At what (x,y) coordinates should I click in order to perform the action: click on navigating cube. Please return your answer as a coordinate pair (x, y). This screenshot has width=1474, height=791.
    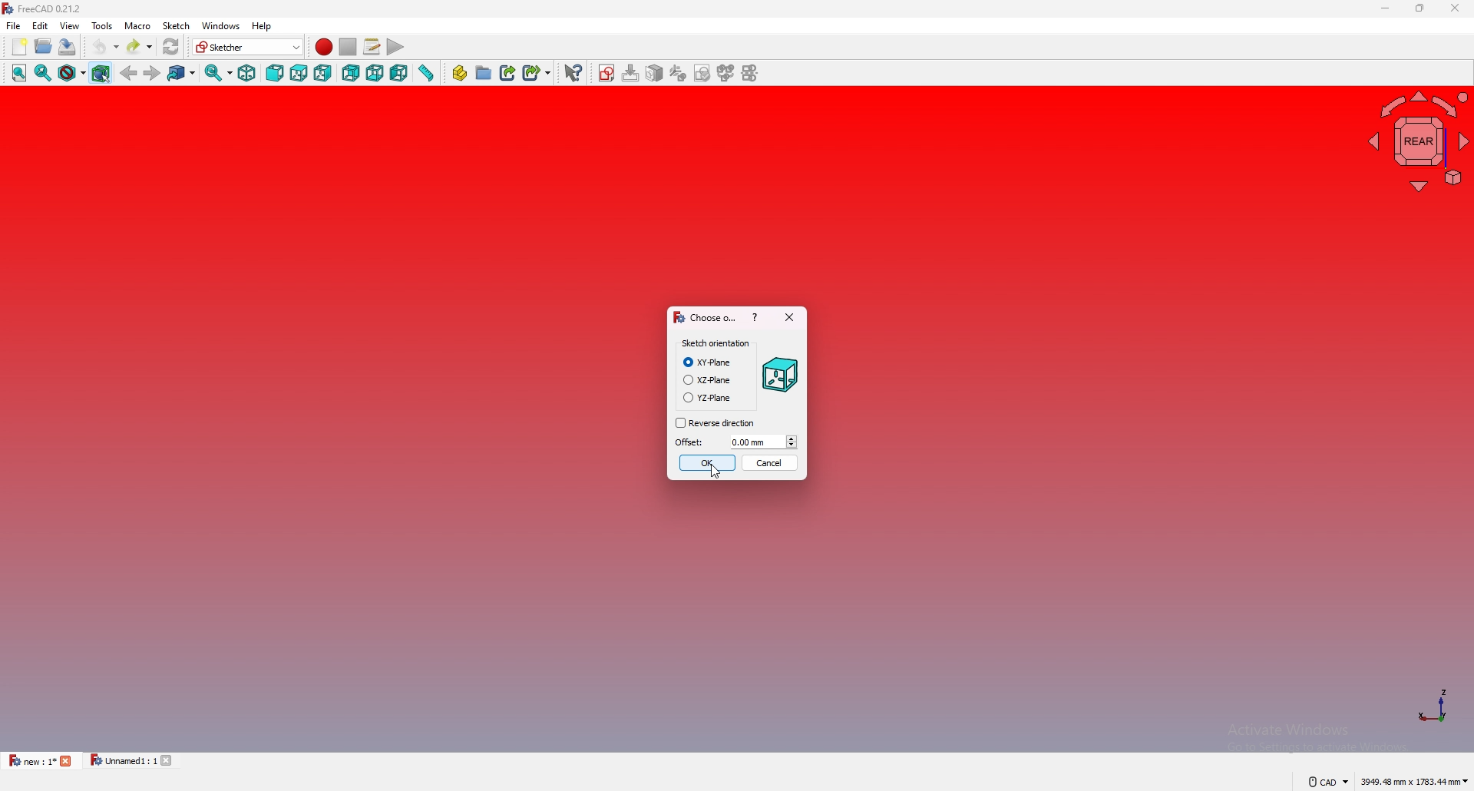
    Looking at the image, I should click on (1415, 141).